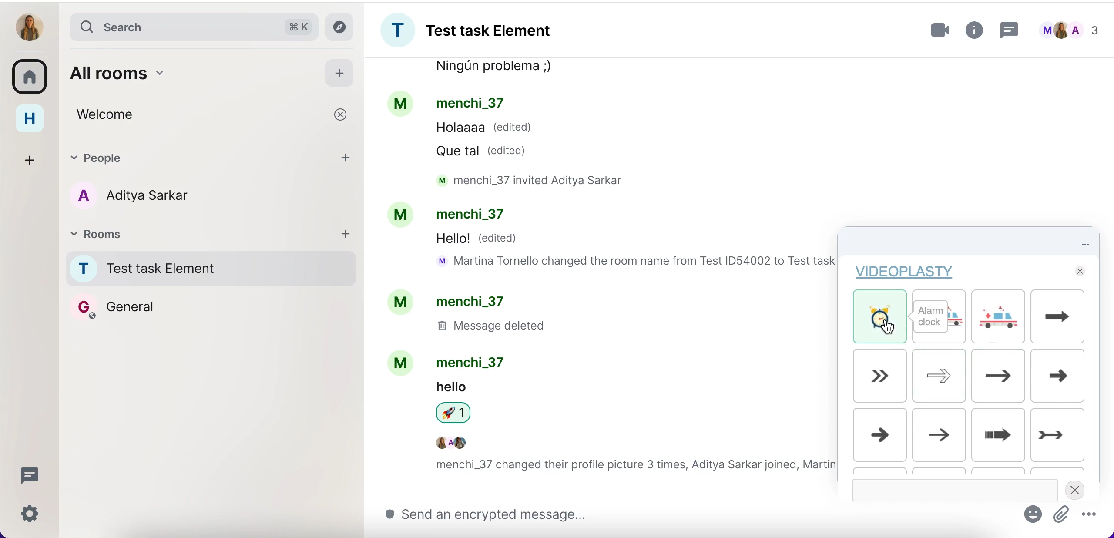  I want to click on gif7, so click(1000, 375).